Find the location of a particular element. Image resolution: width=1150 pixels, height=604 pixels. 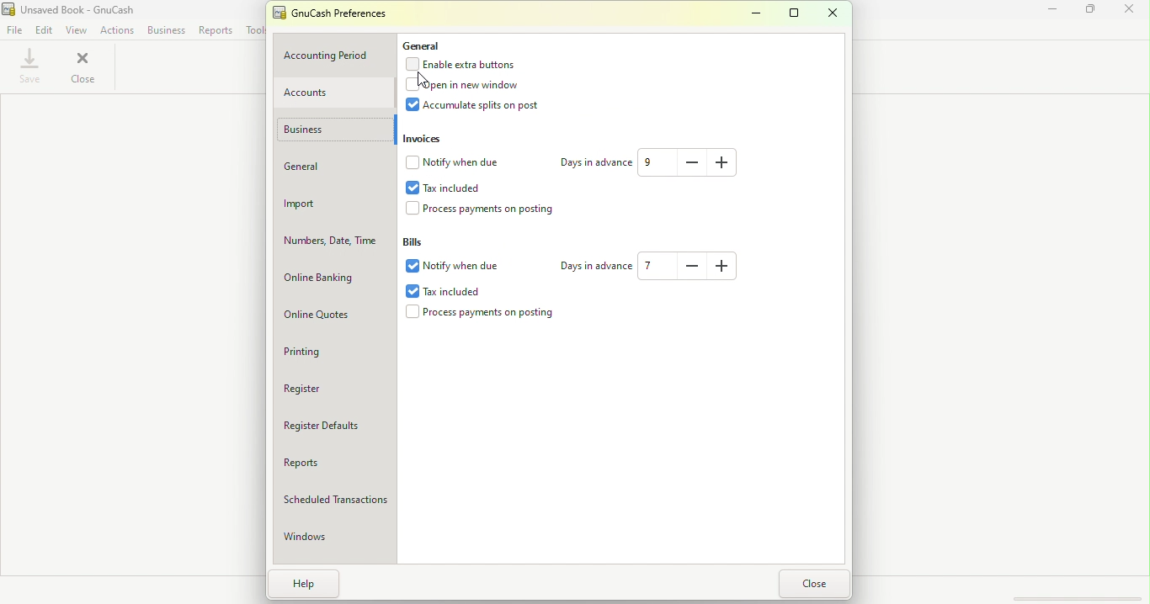

Maximize is located at coordinates (1093, 12).